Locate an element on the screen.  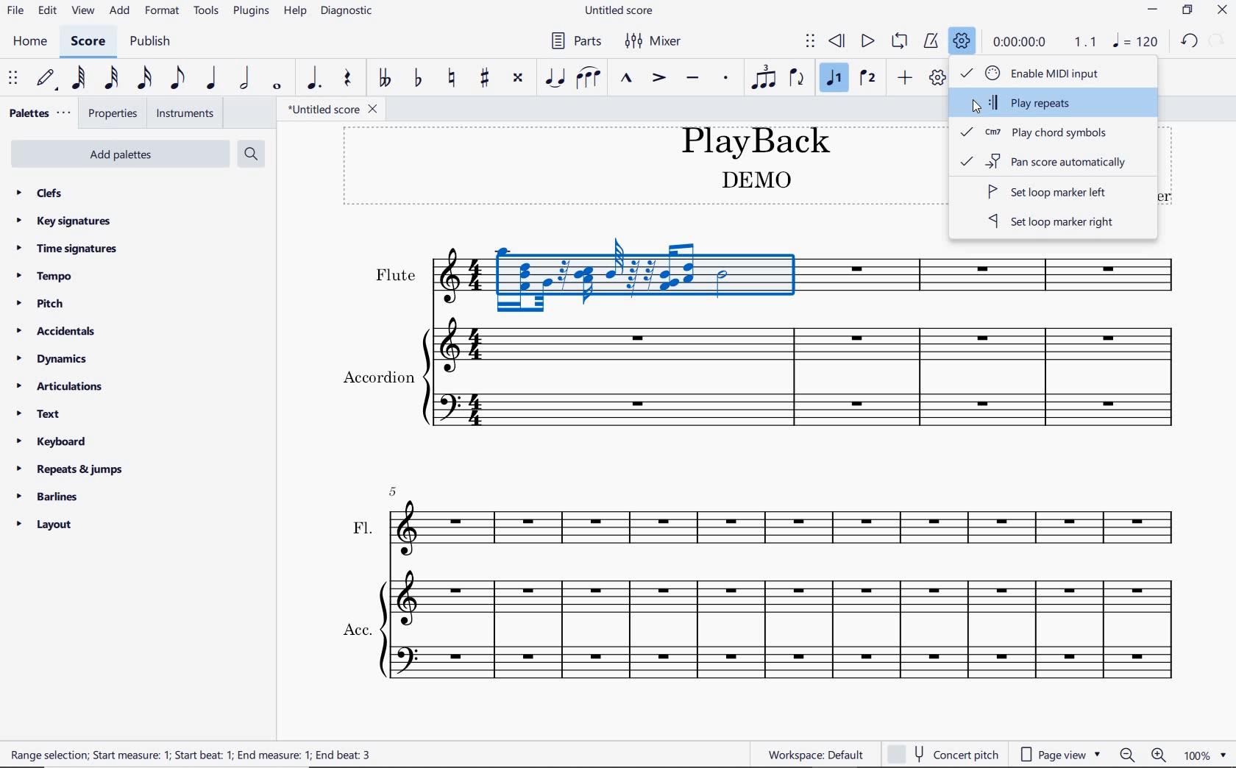
customize toolbar is located at coordinates (937, 77).